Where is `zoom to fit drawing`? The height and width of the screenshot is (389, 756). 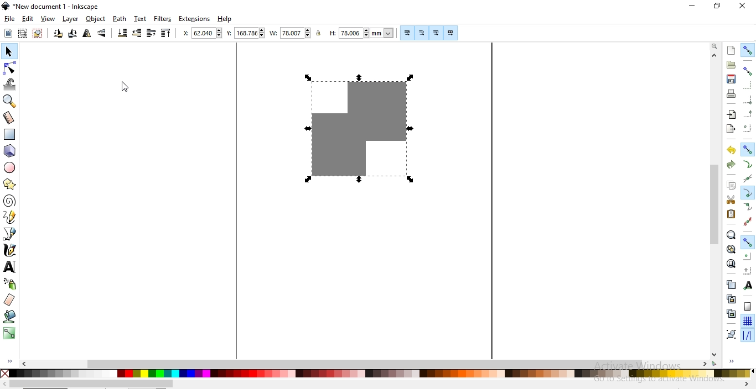
zoom to fit drawing is located at coordinates (731, 249).